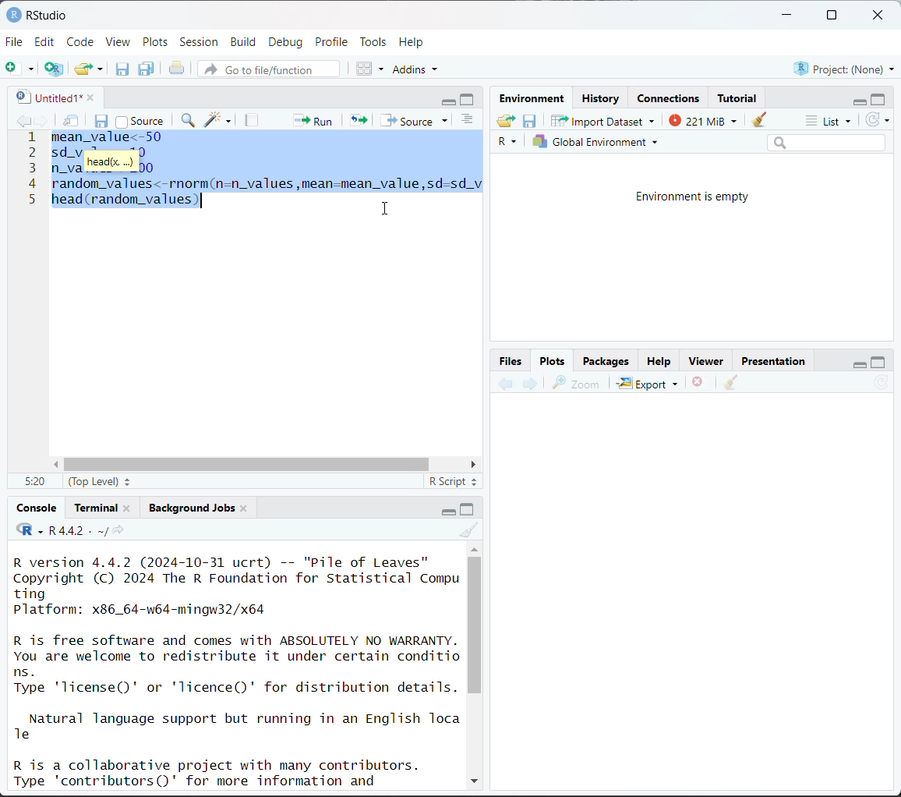 The image size is (901, 797). What do you see at coordinates (473, 778) in the screenshot?
I see `down` at bounding box center [473, 778].